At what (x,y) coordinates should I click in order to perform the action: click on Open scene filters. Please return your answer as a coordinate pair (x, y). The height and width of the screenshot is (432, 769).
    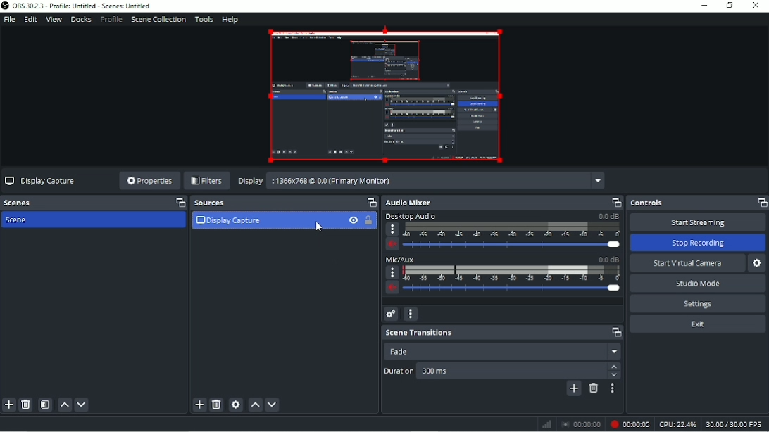
    Looking at the image, I should click on (44, 405).